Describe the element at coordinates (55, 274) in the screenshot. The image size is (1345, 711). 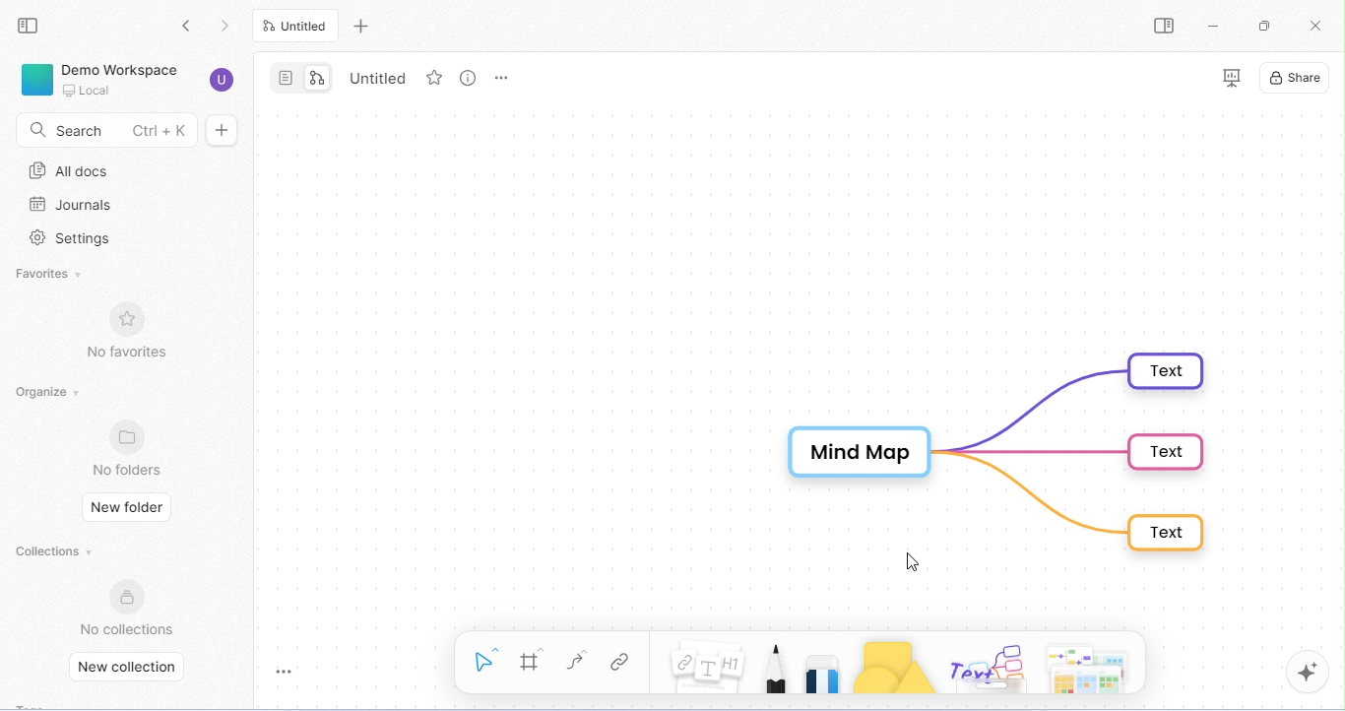
I see `favorites` at that location.